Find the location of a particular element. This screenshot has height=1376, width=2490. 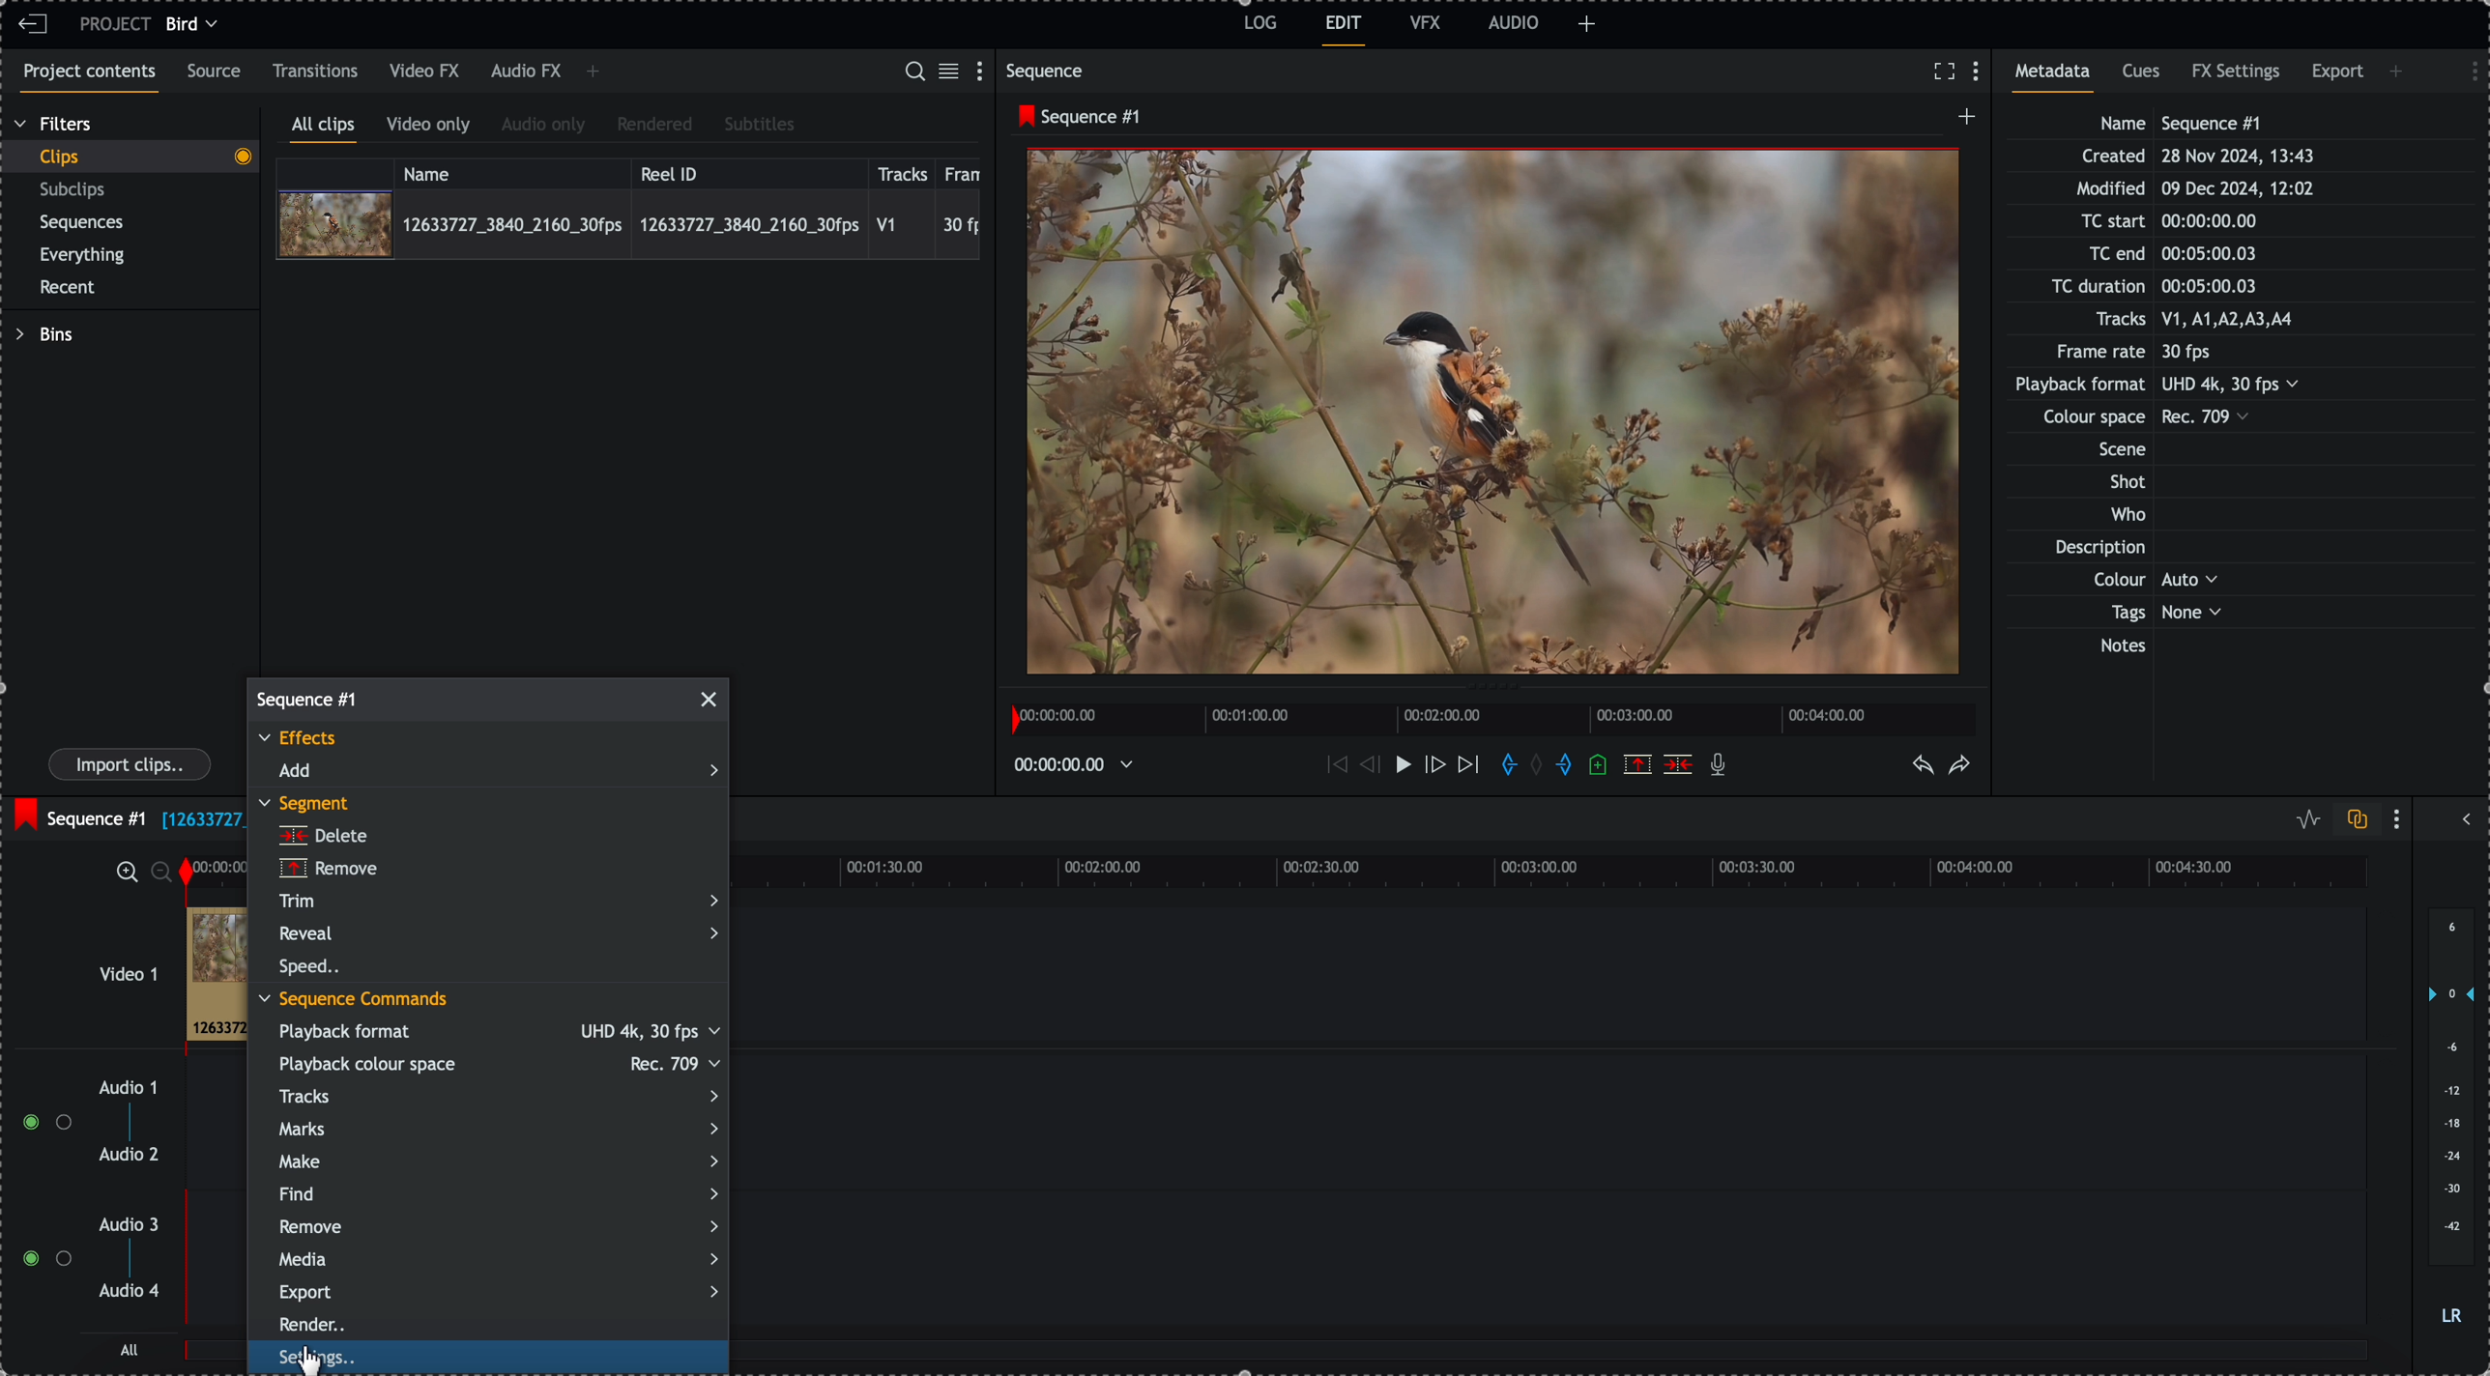

show/hide full audio mix is located at coordinates (2464, 817).